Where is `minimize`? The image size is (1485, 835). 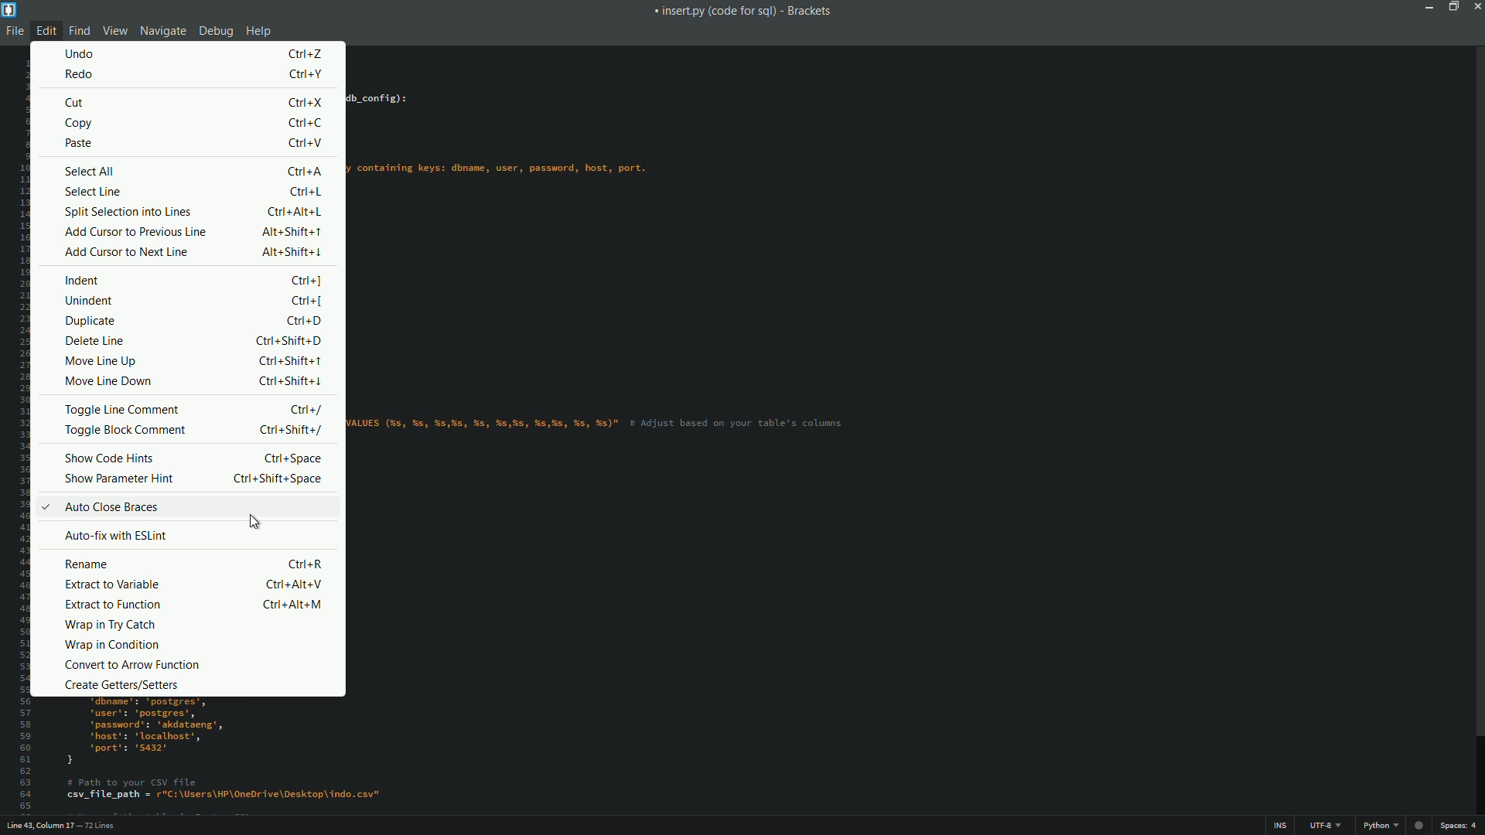 minimize is located at coordinates (1428, 6).